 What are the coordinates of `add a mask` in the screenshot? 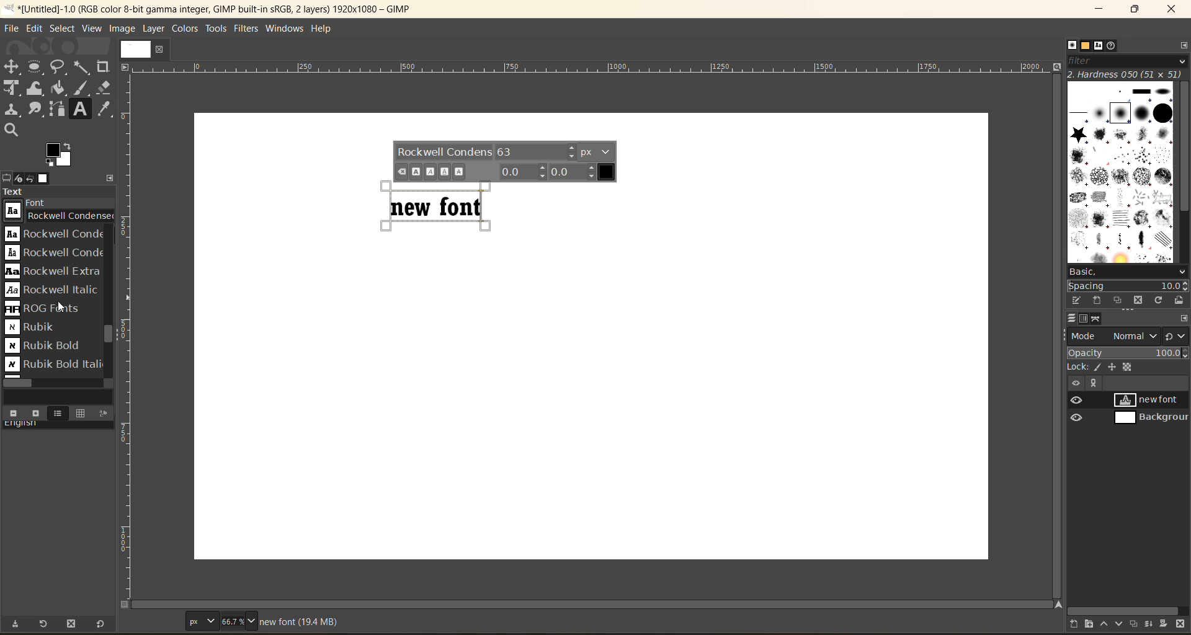 It's located at (1167, 624).